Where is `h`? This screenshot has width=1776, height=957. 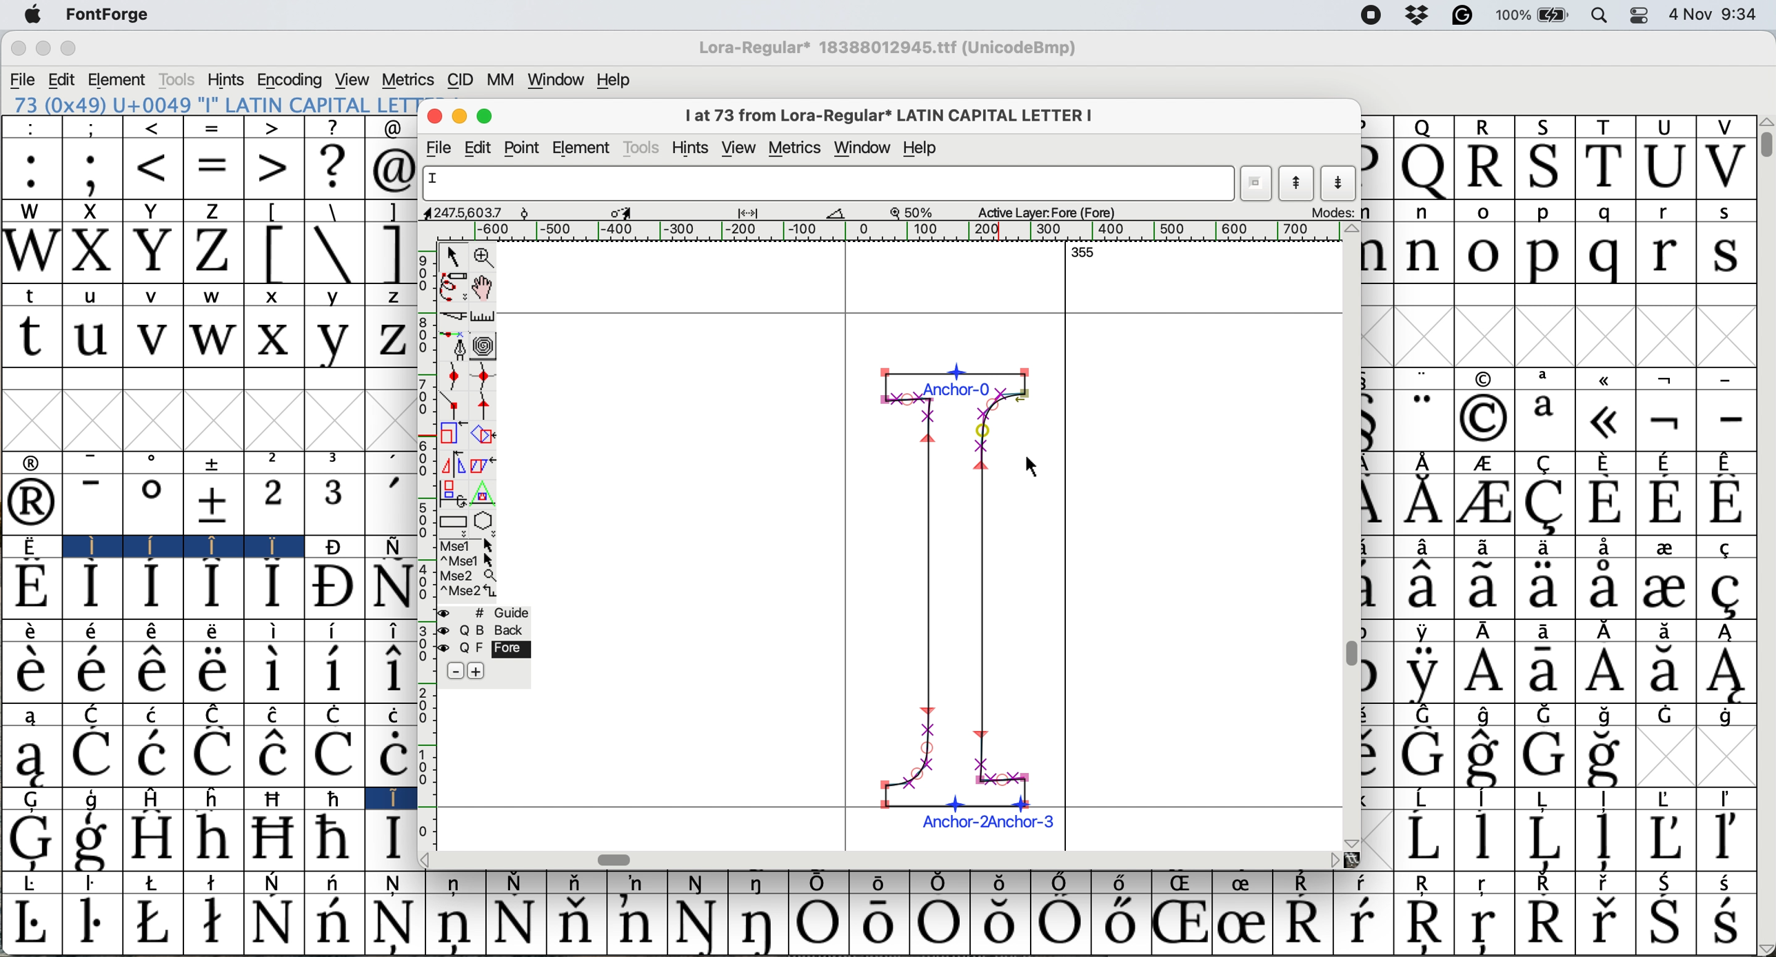 h is located at coordinates (216, 798).